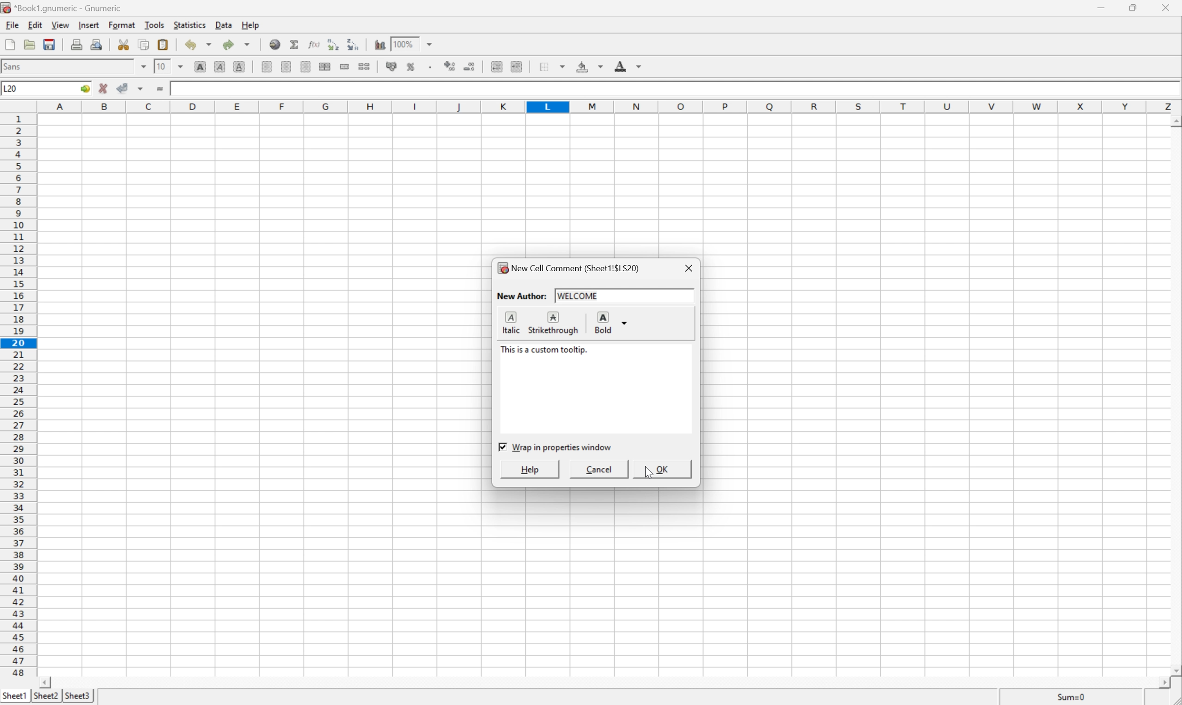 The image size is (1182, 705). What do you see at coordinates (104, 89) in the screenshot?
I see `Cancel changes` at bounding box center [104, 89].